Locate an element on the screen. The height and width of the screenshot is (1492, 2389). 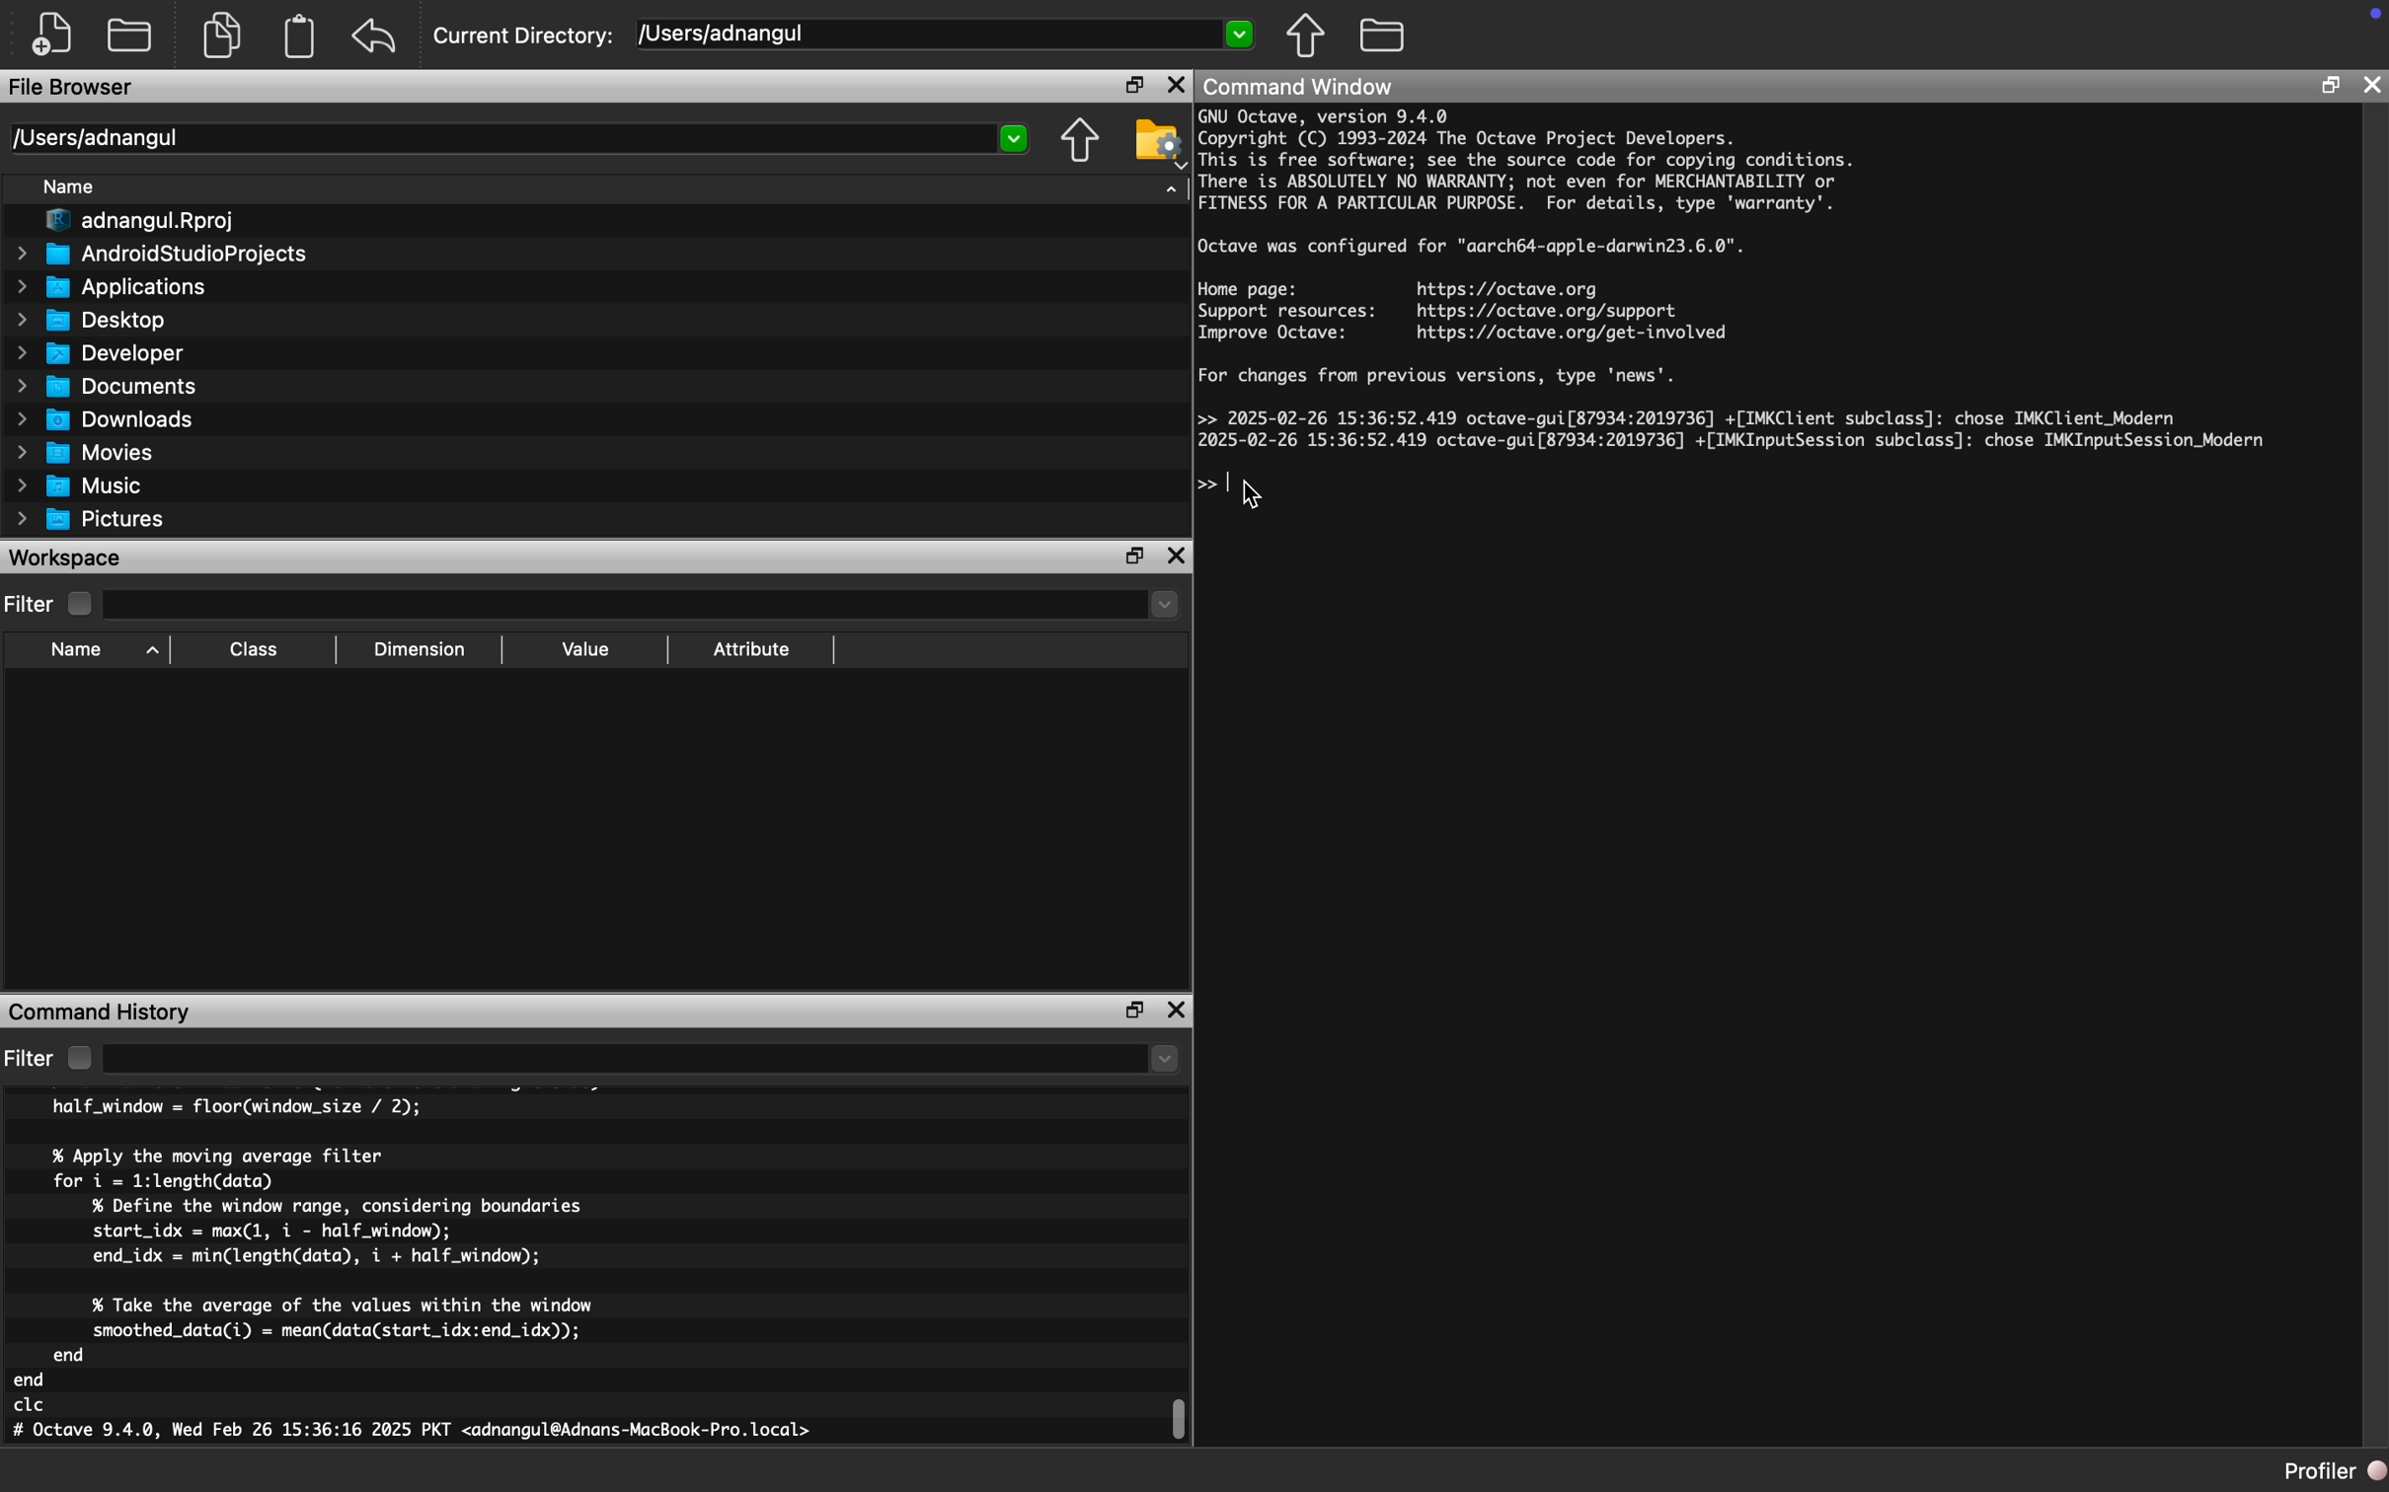
Open Folder is located at coordinates (132, 36).